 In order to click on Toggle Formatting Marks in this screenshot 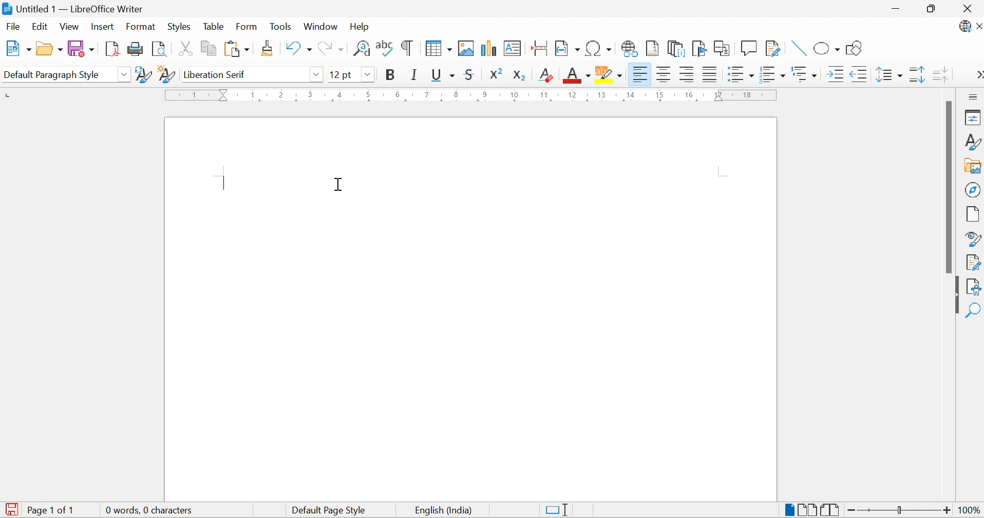, I will do `click(406, 49)`.